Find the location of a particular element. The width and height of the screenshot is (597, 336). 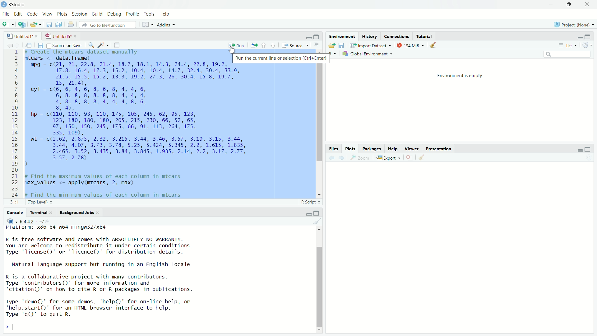

downaward is located at coordinates (274, 45).